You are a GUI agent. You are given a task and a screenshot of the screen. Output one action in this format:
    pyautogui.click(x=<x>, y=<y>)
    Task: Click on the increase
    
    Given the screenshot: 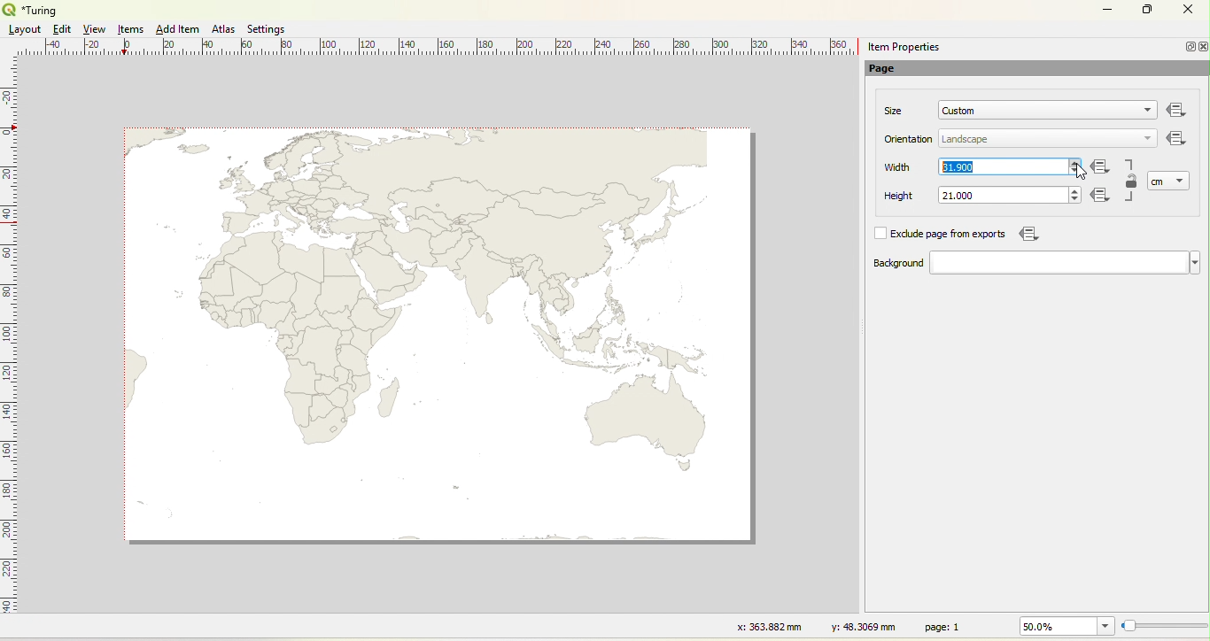 What is the action you would take?
    pyautogui.click(x=1076, y=161)
    